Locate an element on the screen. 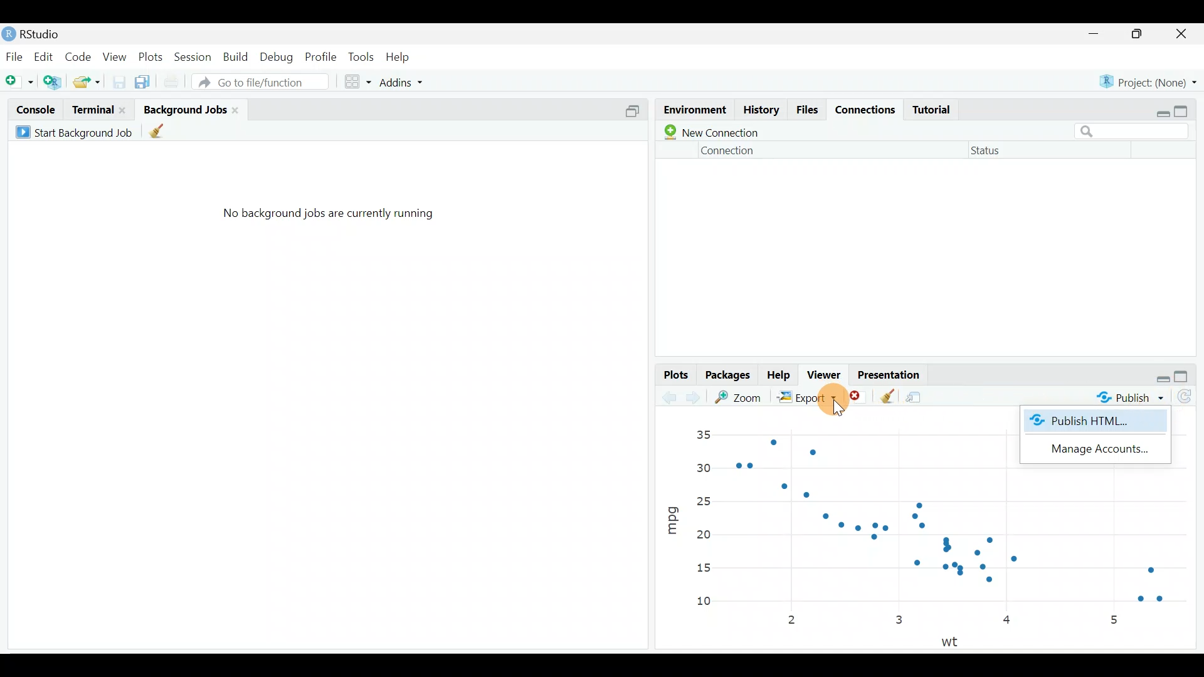 Image resolution: width=1204 pixels, height=677 pixels. wt is located at coordinates (954, 641).